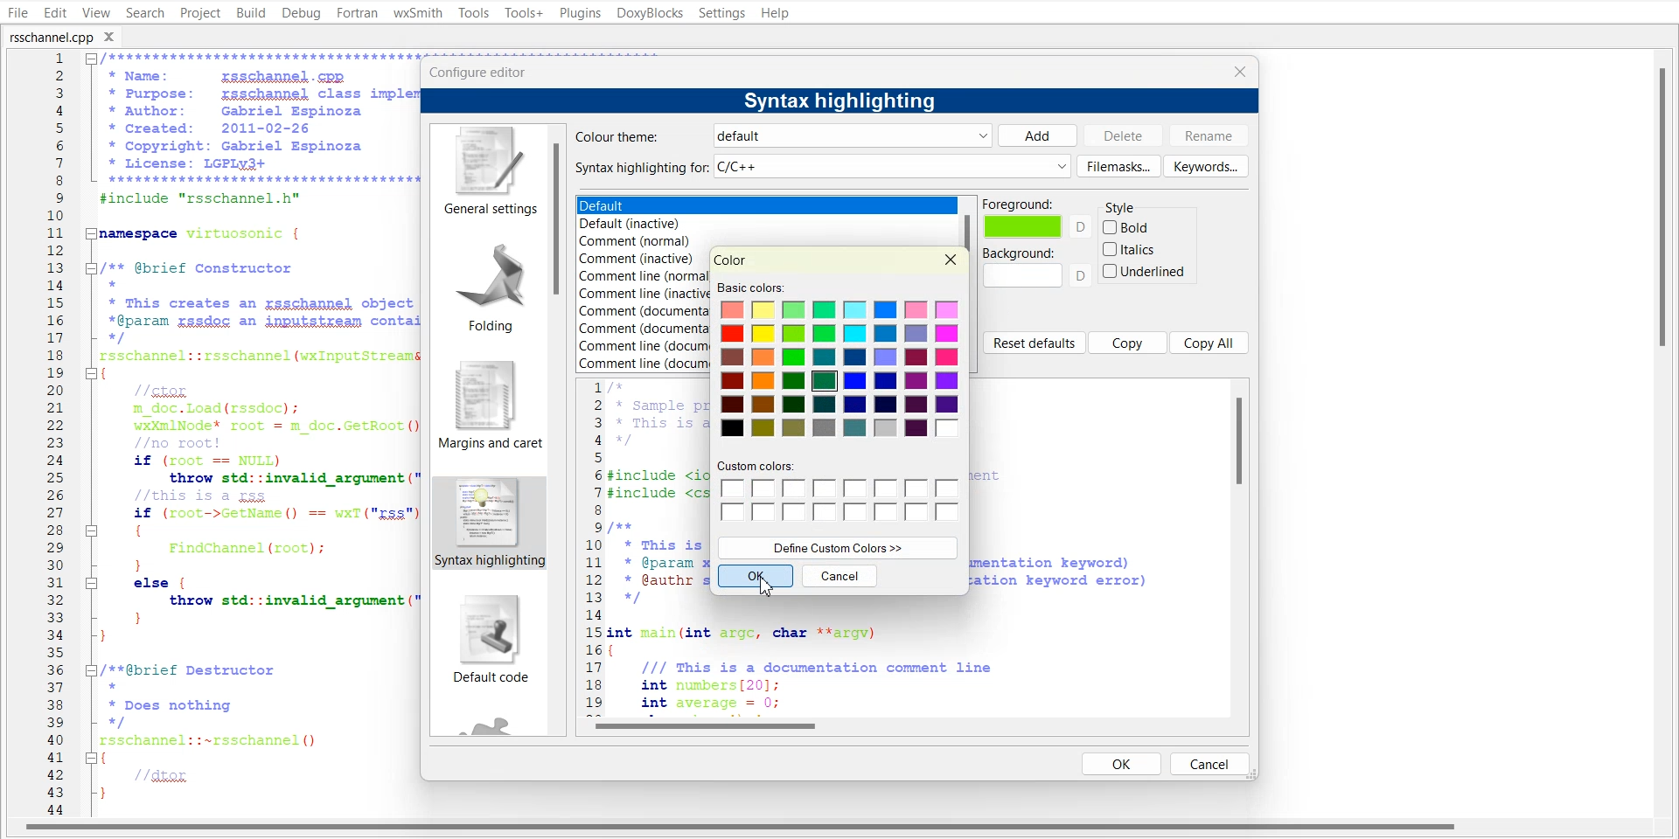 This screenshot has height=839, width=1679. Describe the element at coordinates (1240, 546) in the screenshot. I see `Vertical scroll bar` at that location.